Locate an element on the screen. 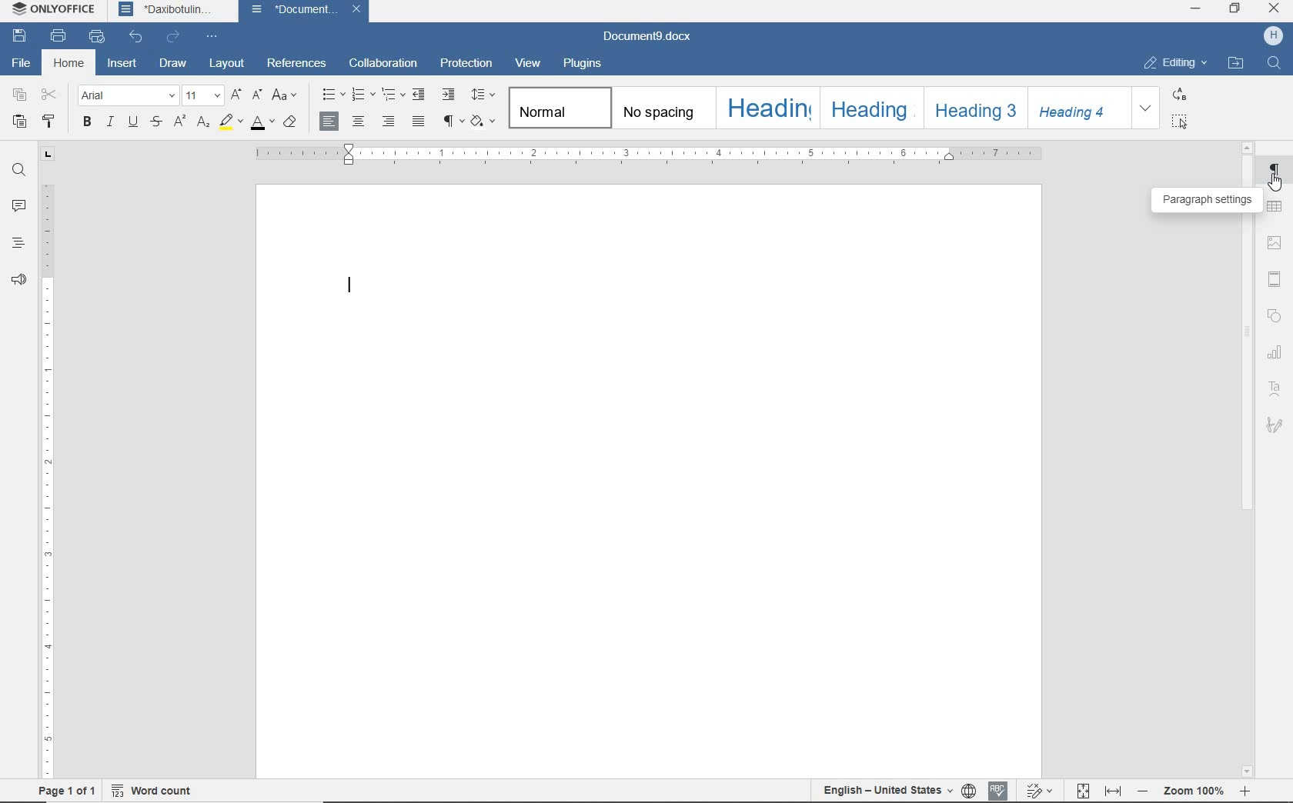  undo is located at coordinates (135, 37).